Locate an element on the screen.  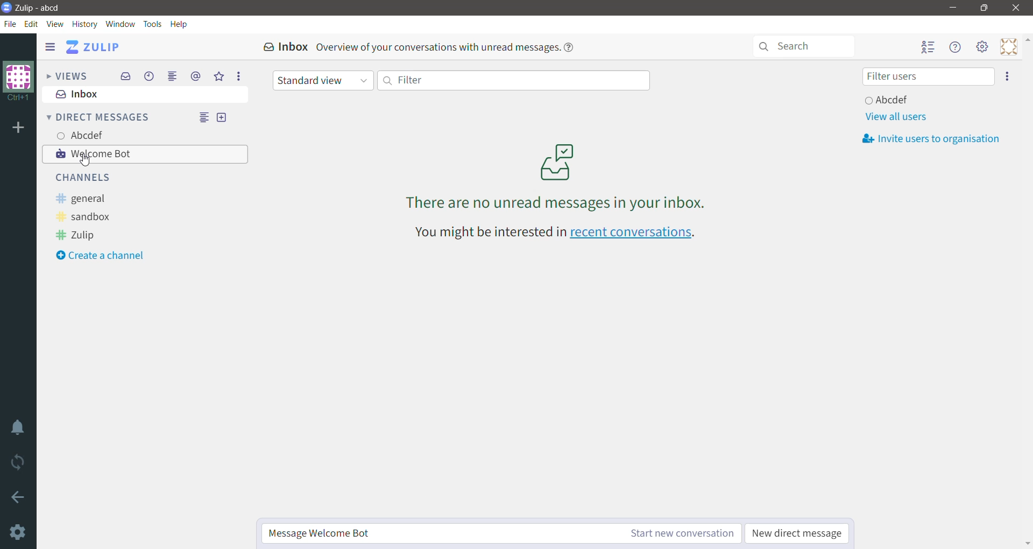
Standard View is located at coordinates (322, 80).